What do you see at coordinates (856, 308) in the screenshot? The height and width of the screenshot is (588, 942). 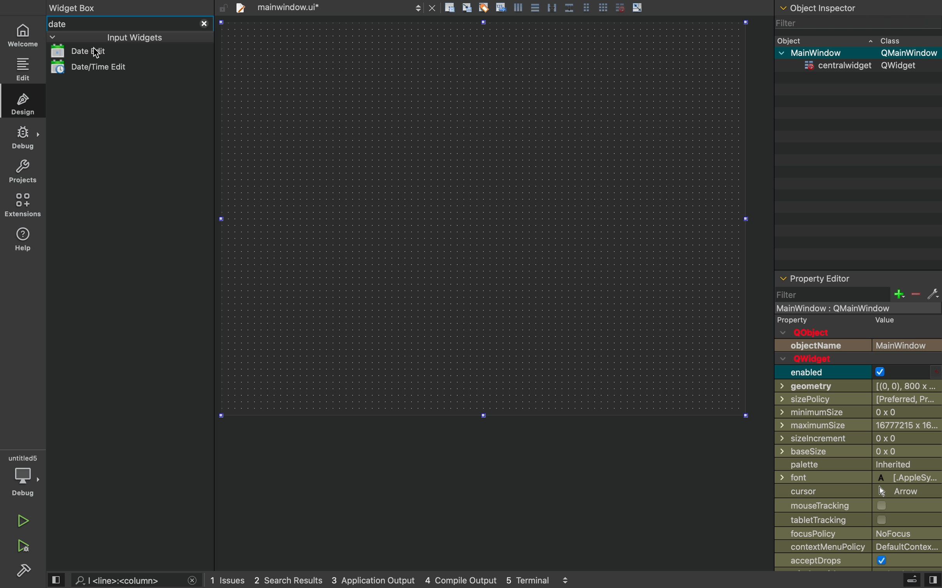 I see `mainwindow` at bounding box center [856, 308].